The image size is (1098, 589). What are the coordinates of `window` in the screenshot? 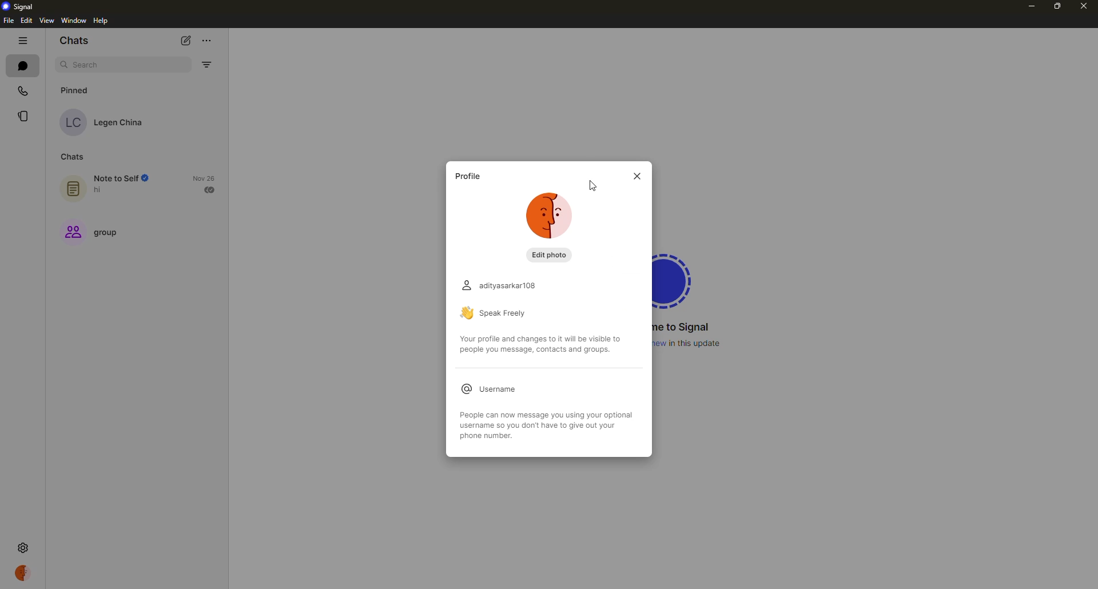 It's located at (74, 21).